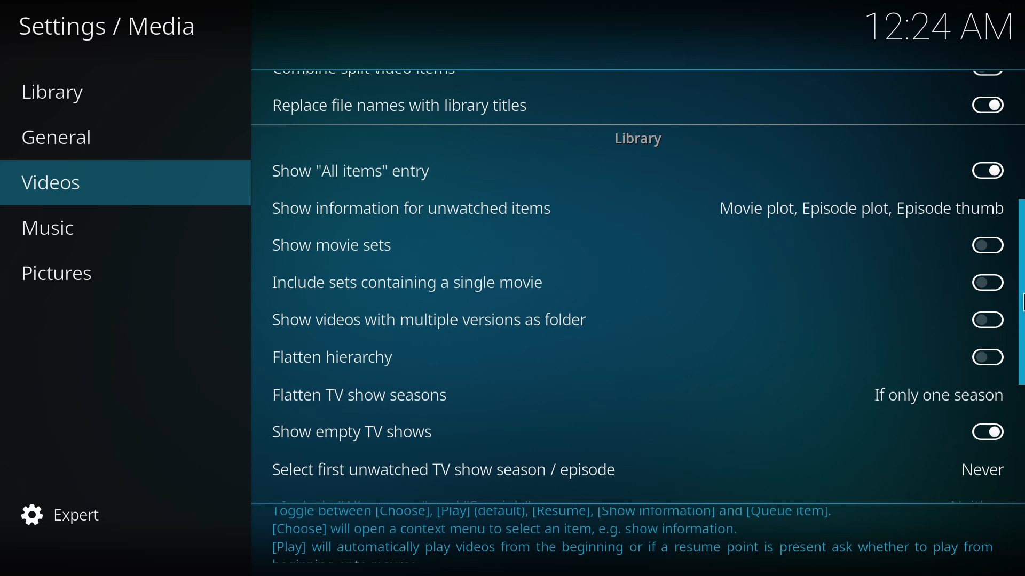 This screenshot has width=1025, height=576. I want to click on library, so click(635, 139).